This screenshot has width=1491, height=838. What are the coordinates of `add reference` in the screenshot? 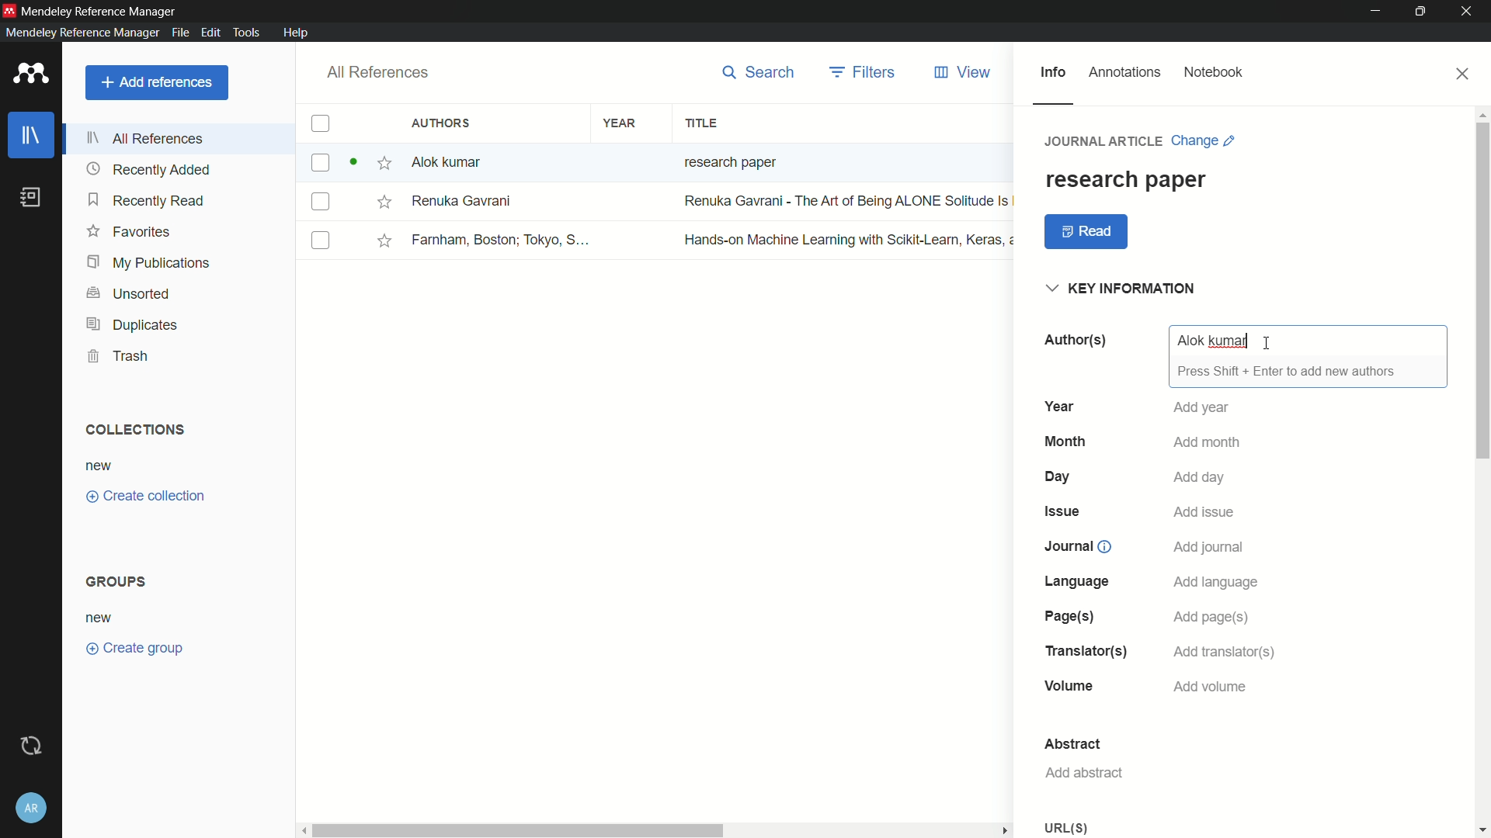 It's located at (156, 82).